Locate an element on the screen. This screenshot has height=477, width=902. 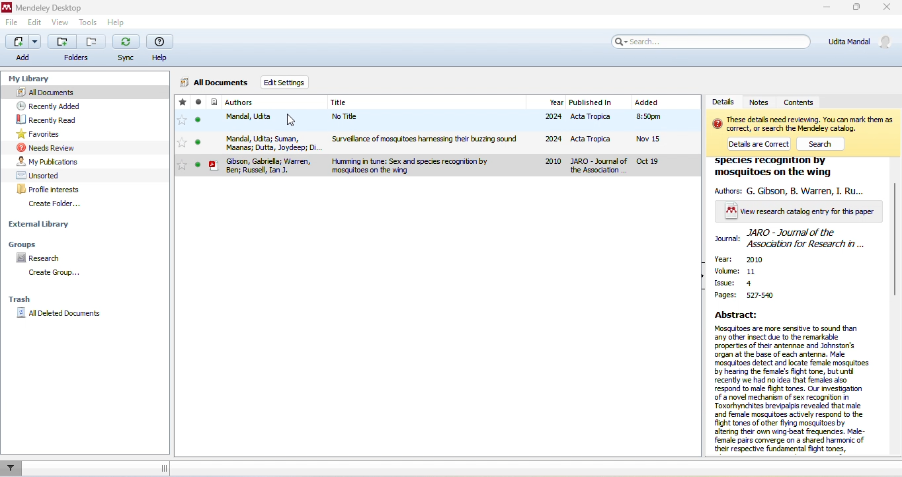
authors: g gibson, b warren, i ru is located at coordinates (795, 191).